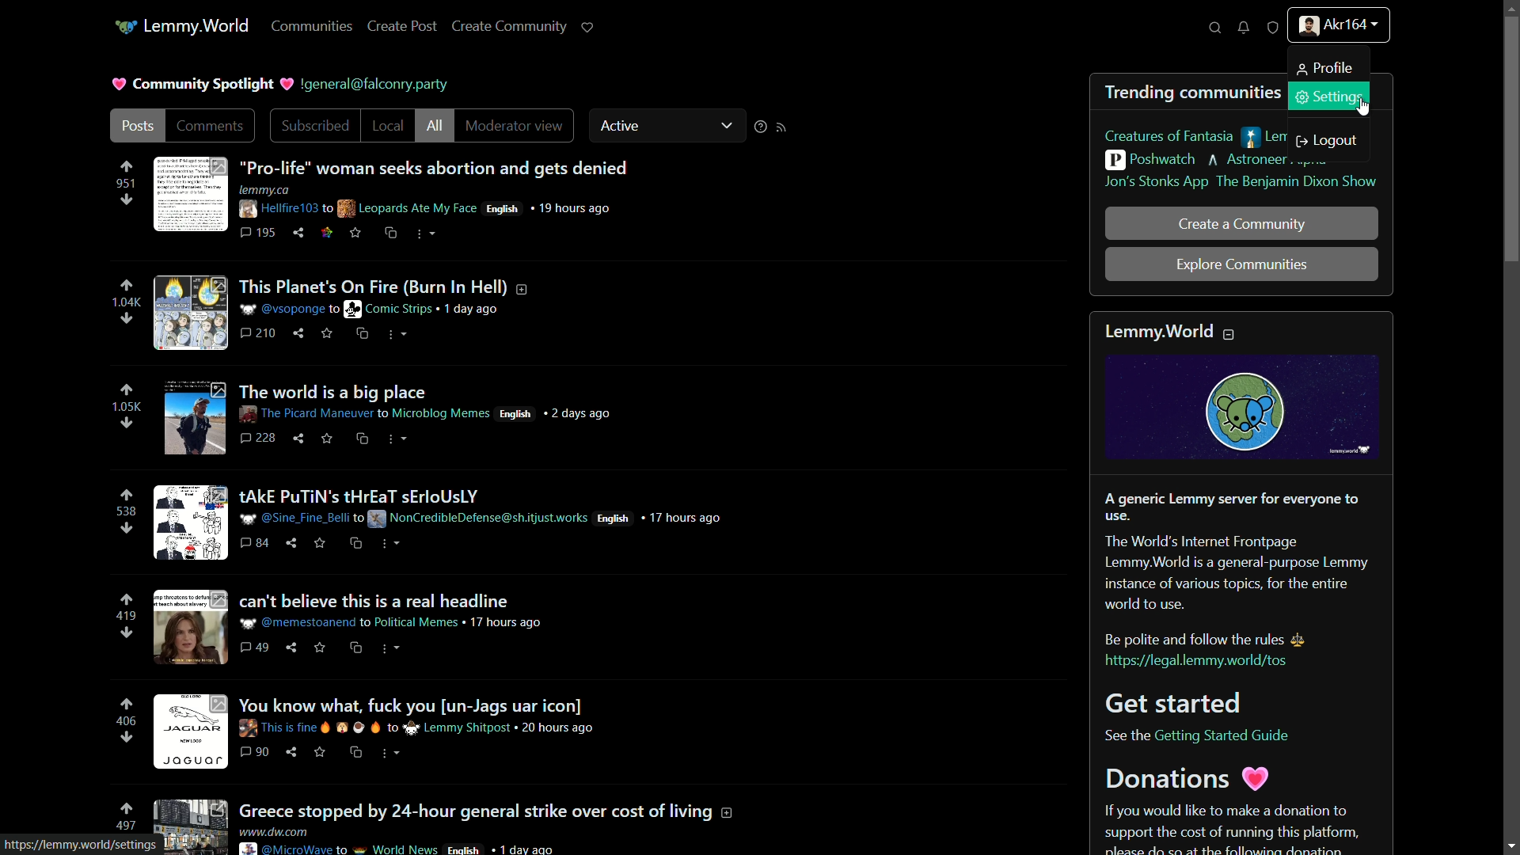  What do you see at coordinates (1364, 108) in the screenshot?
I see `cursor` at bounding box center [1364, 108].